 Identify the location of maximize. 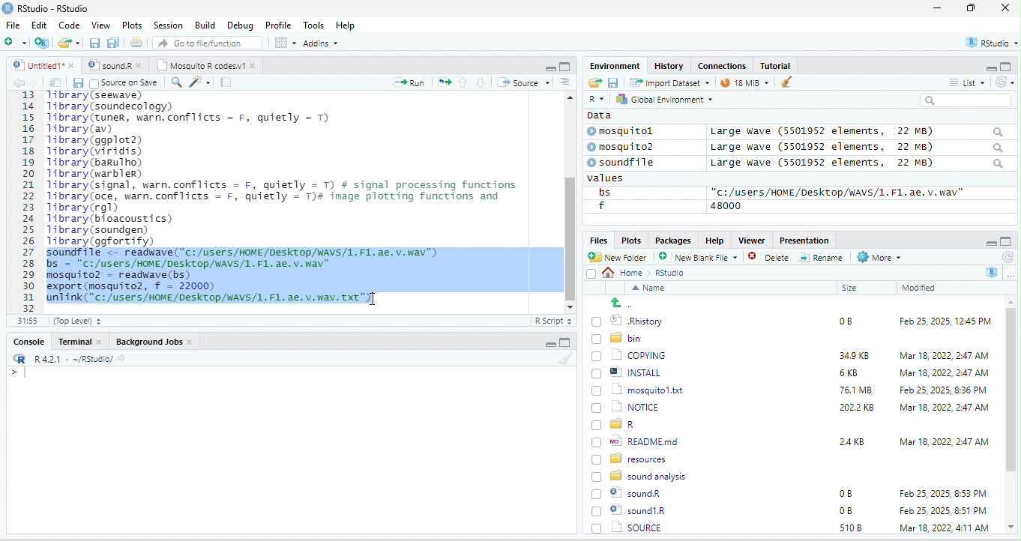
(564, 66).